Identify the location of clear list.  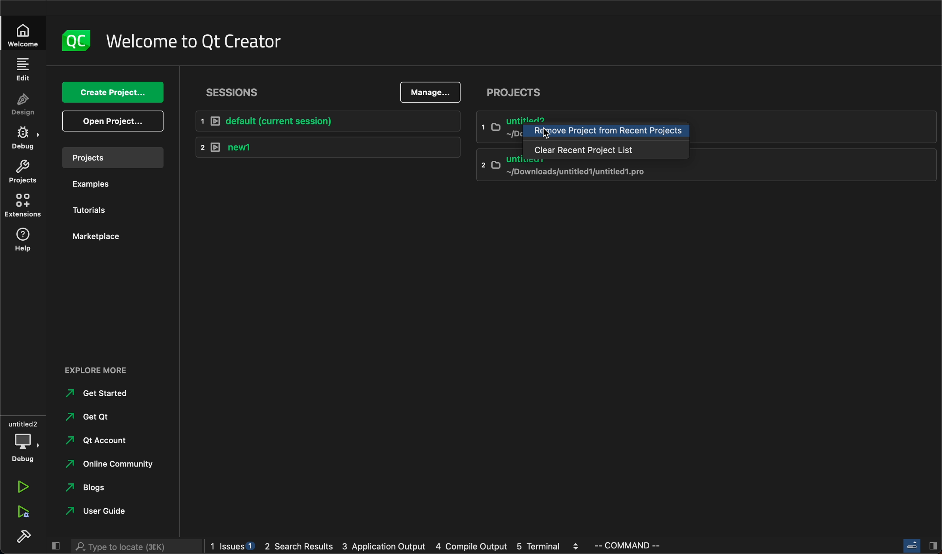
(607, 151).